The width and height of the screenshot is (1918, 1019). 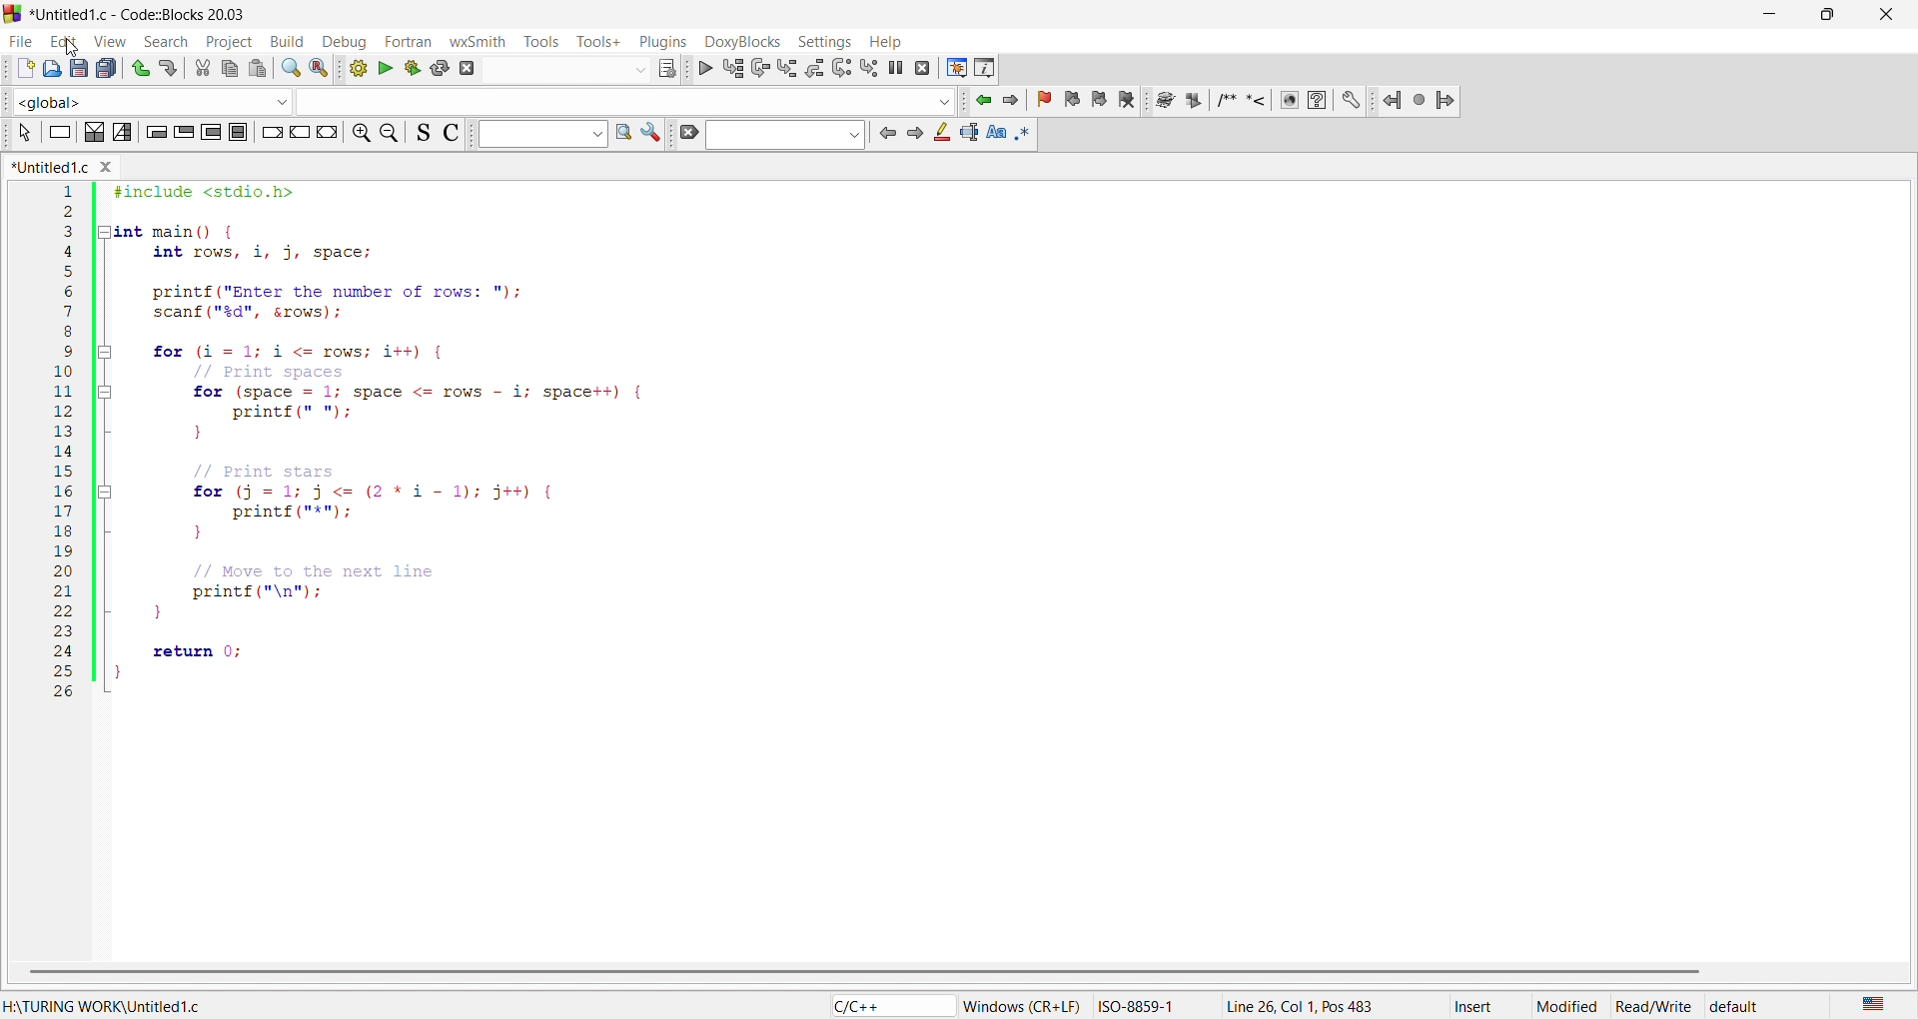 What do you see at coordinates (171, 38) in the screenshot?
I see `search` at bounding box center [171, 38].